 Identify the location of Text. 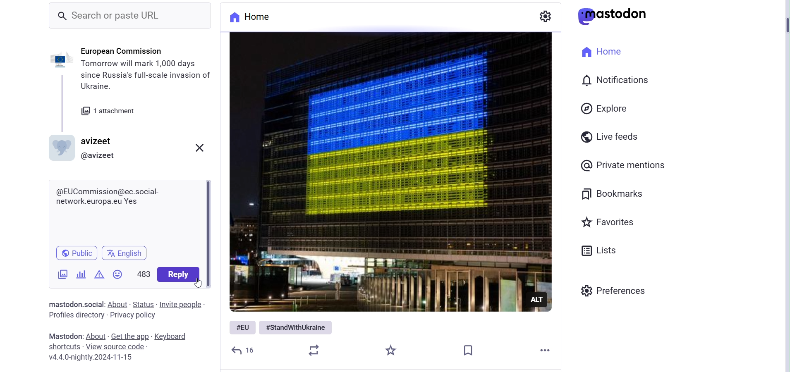
(77, 305).